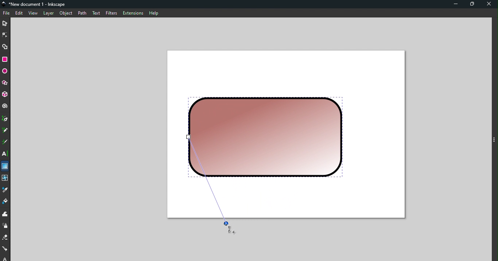 This screenshot has height=261, width=498. Describe the element at coordinates (474, 4) in the screenshot. I see `Maximize` at that location.